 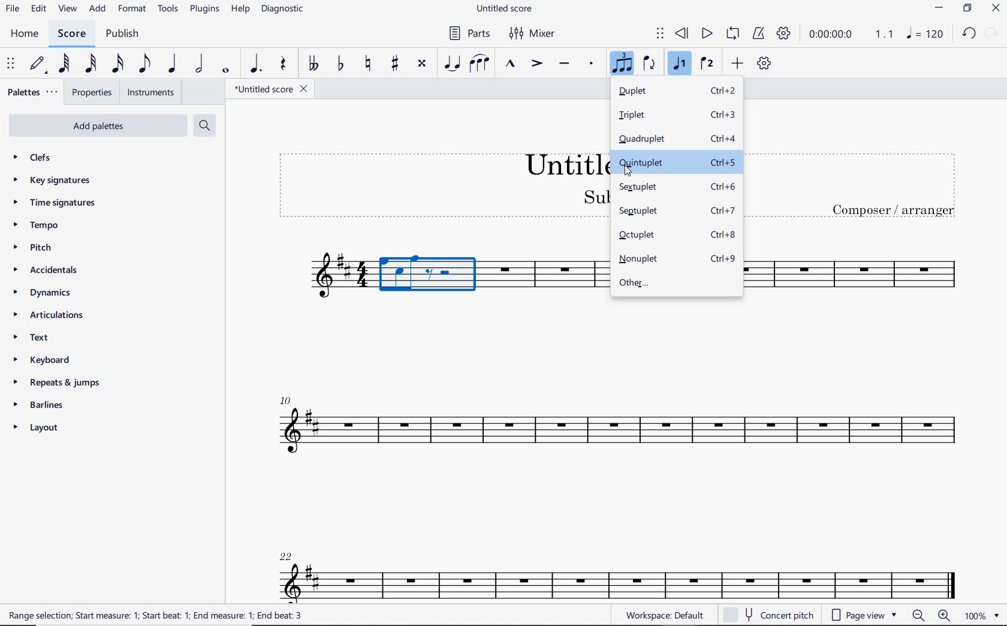 What do you see at coordinates (677, 116) in the screenshot?
I see `triplet` at bounding box center [677, 116].